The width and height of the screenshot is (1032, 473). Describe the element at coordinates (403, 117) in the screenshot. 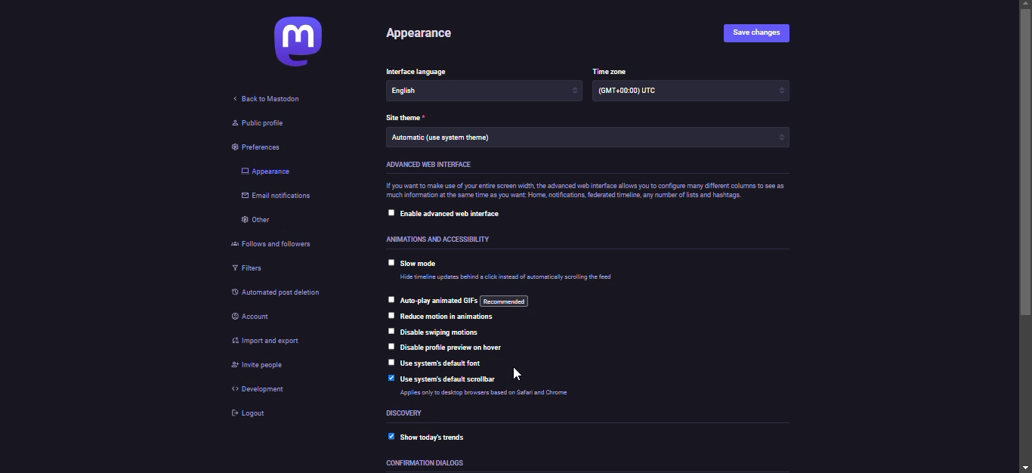

I see `theme` at that location.